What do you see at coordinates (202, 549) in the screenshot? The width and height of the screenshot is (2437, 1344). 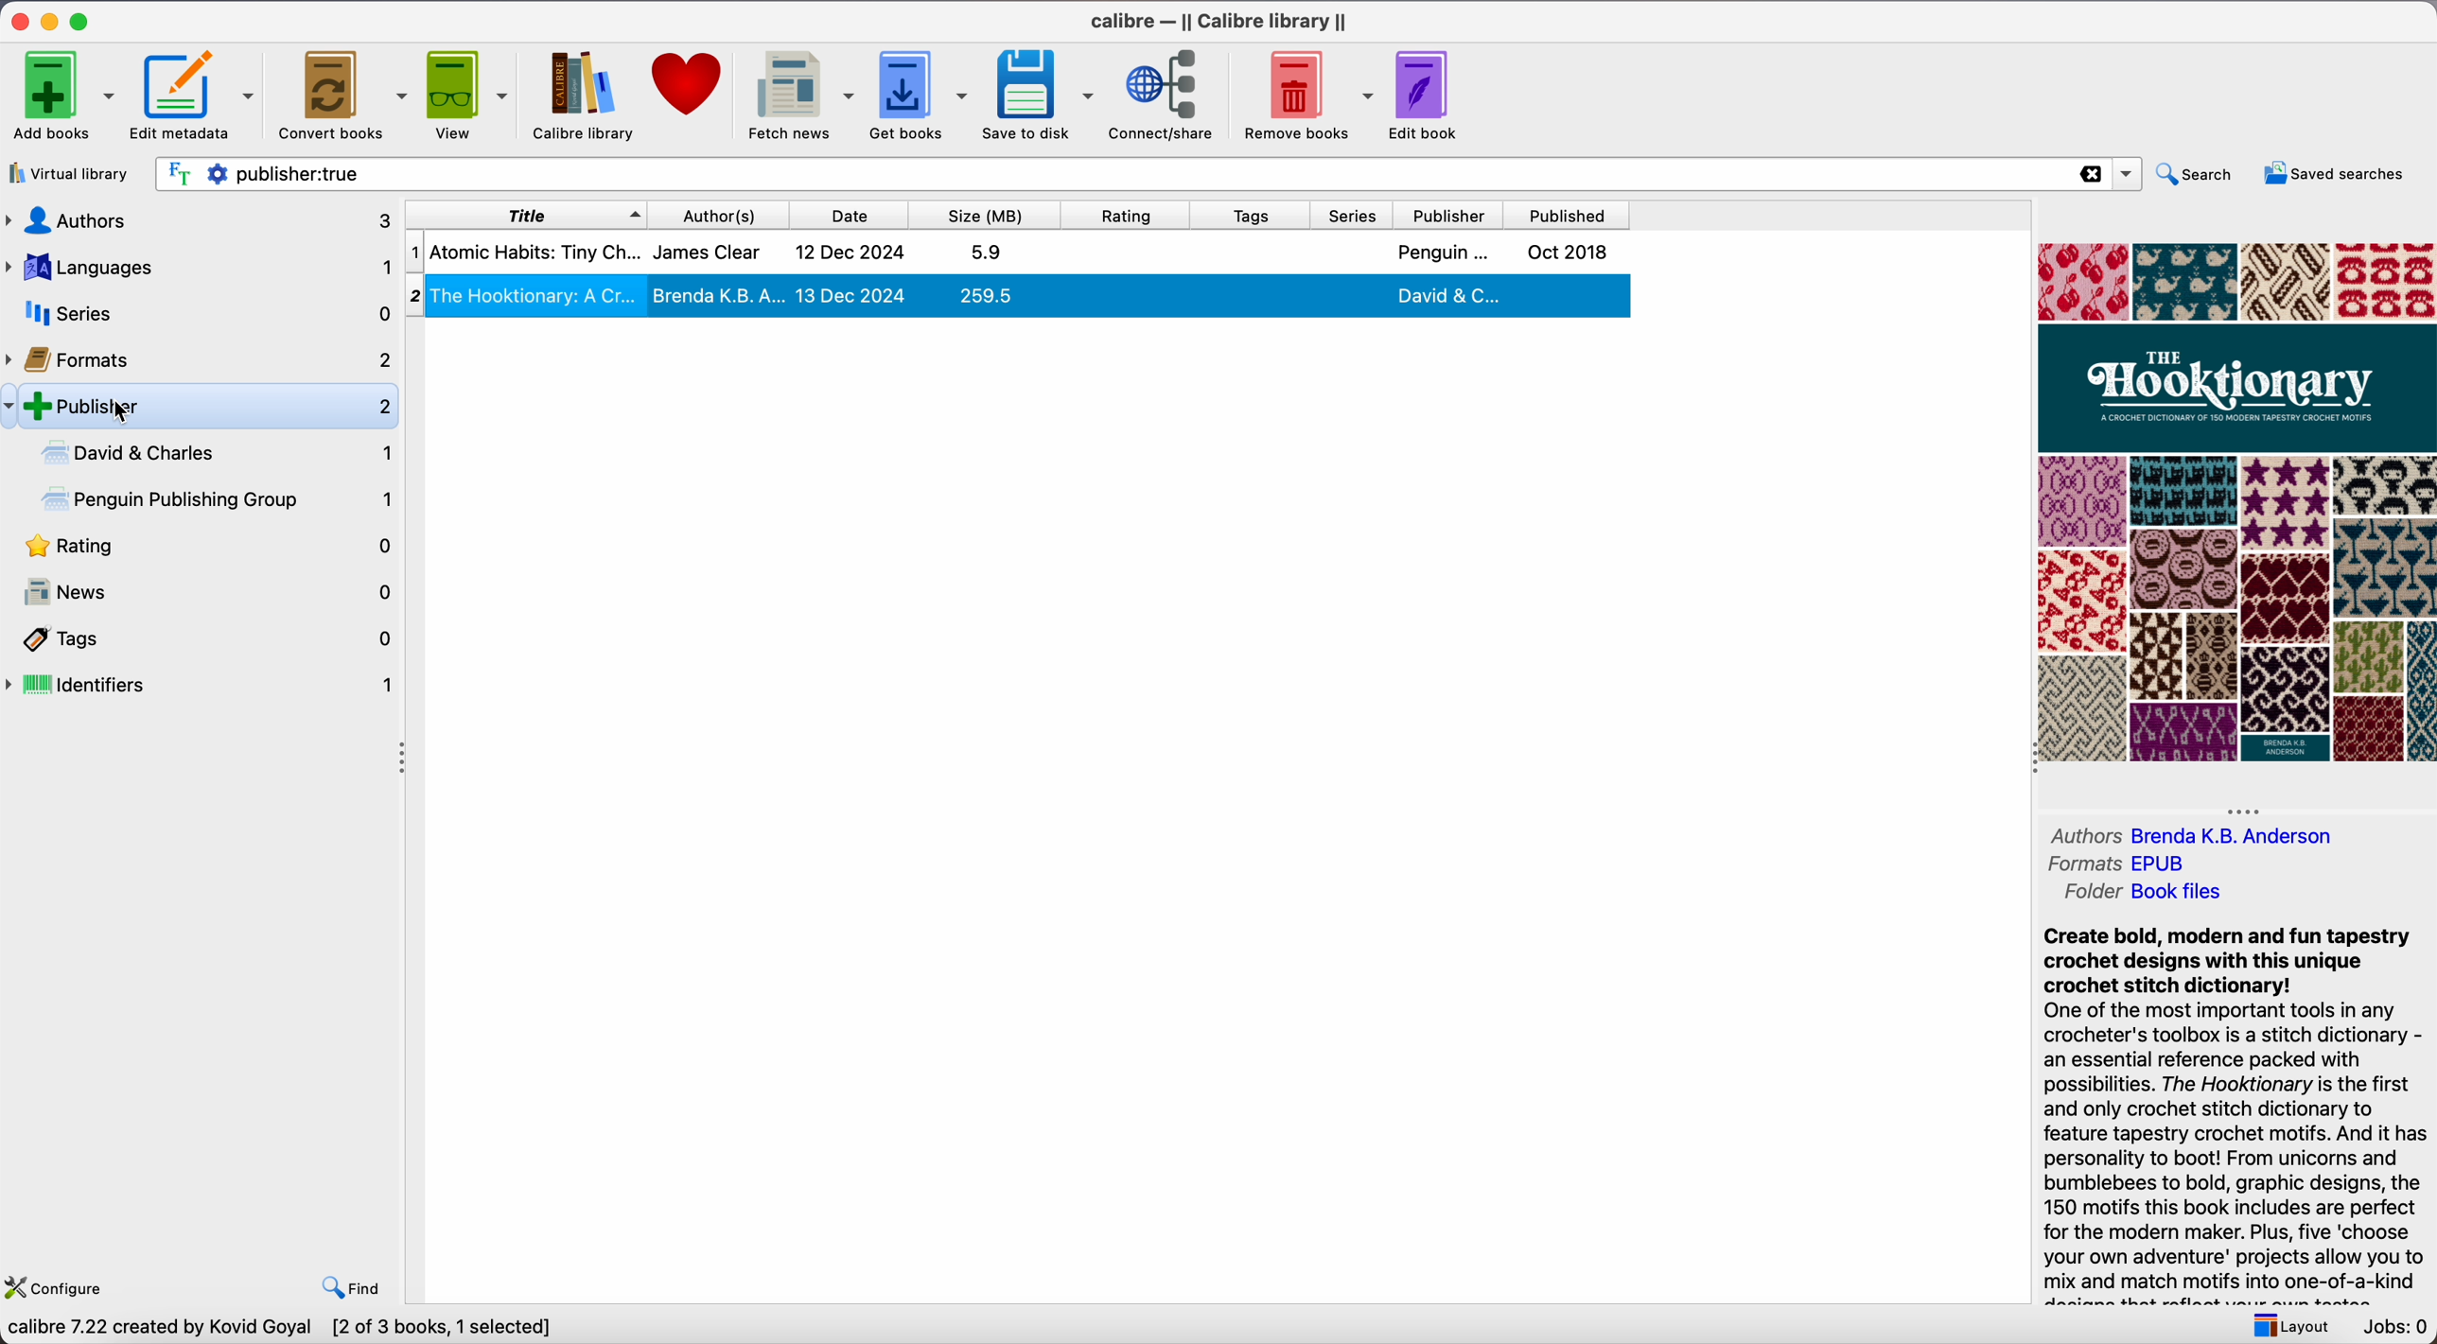 I see `rating` at bounding box center [202, 549].